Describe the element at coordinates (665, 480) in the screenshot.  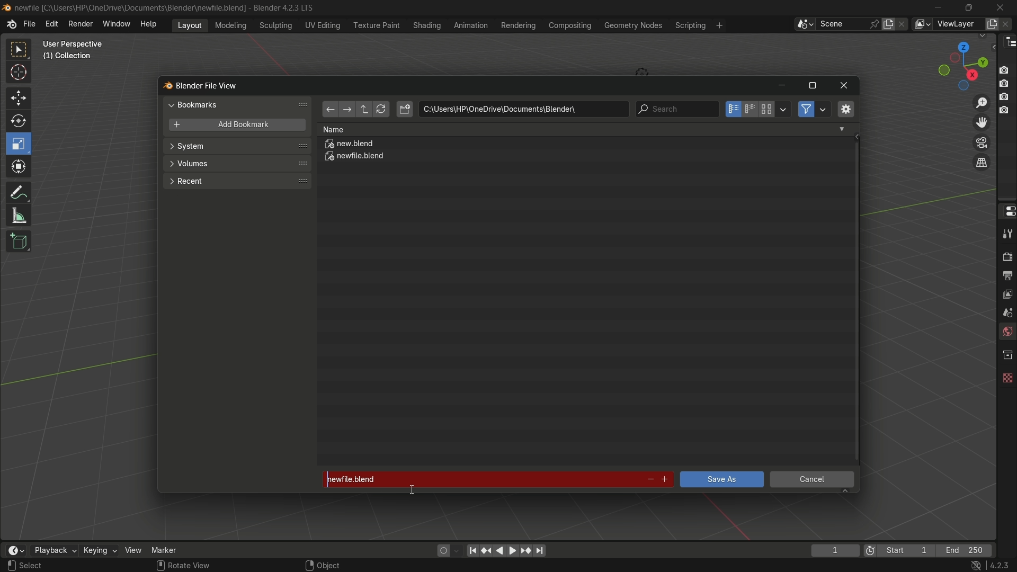
I see `increment file number` at that location.